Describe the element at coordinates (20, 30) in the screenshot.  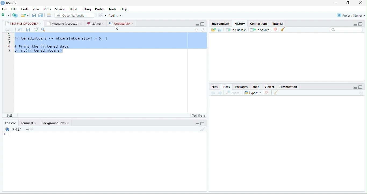
I see `show in new window` at that location.